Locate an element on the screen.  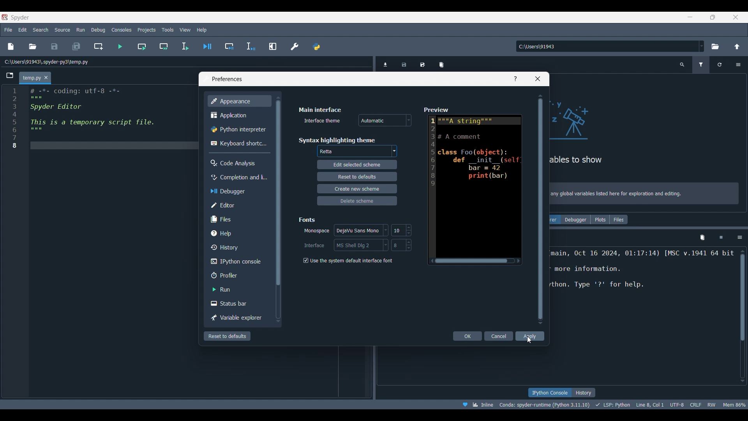
variable explorer pane is located at coordinates (645, 128).